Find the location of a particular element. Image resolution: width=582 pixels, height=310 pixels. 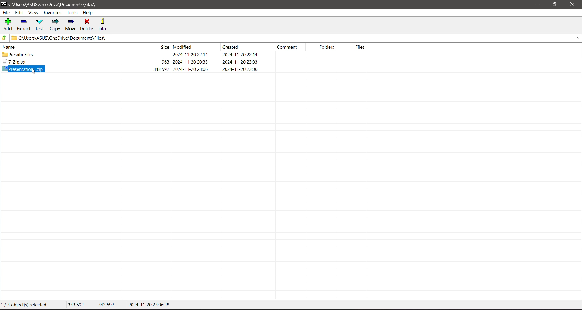

2024-11-20 23:06:38 is located at coordinates (148, 304).